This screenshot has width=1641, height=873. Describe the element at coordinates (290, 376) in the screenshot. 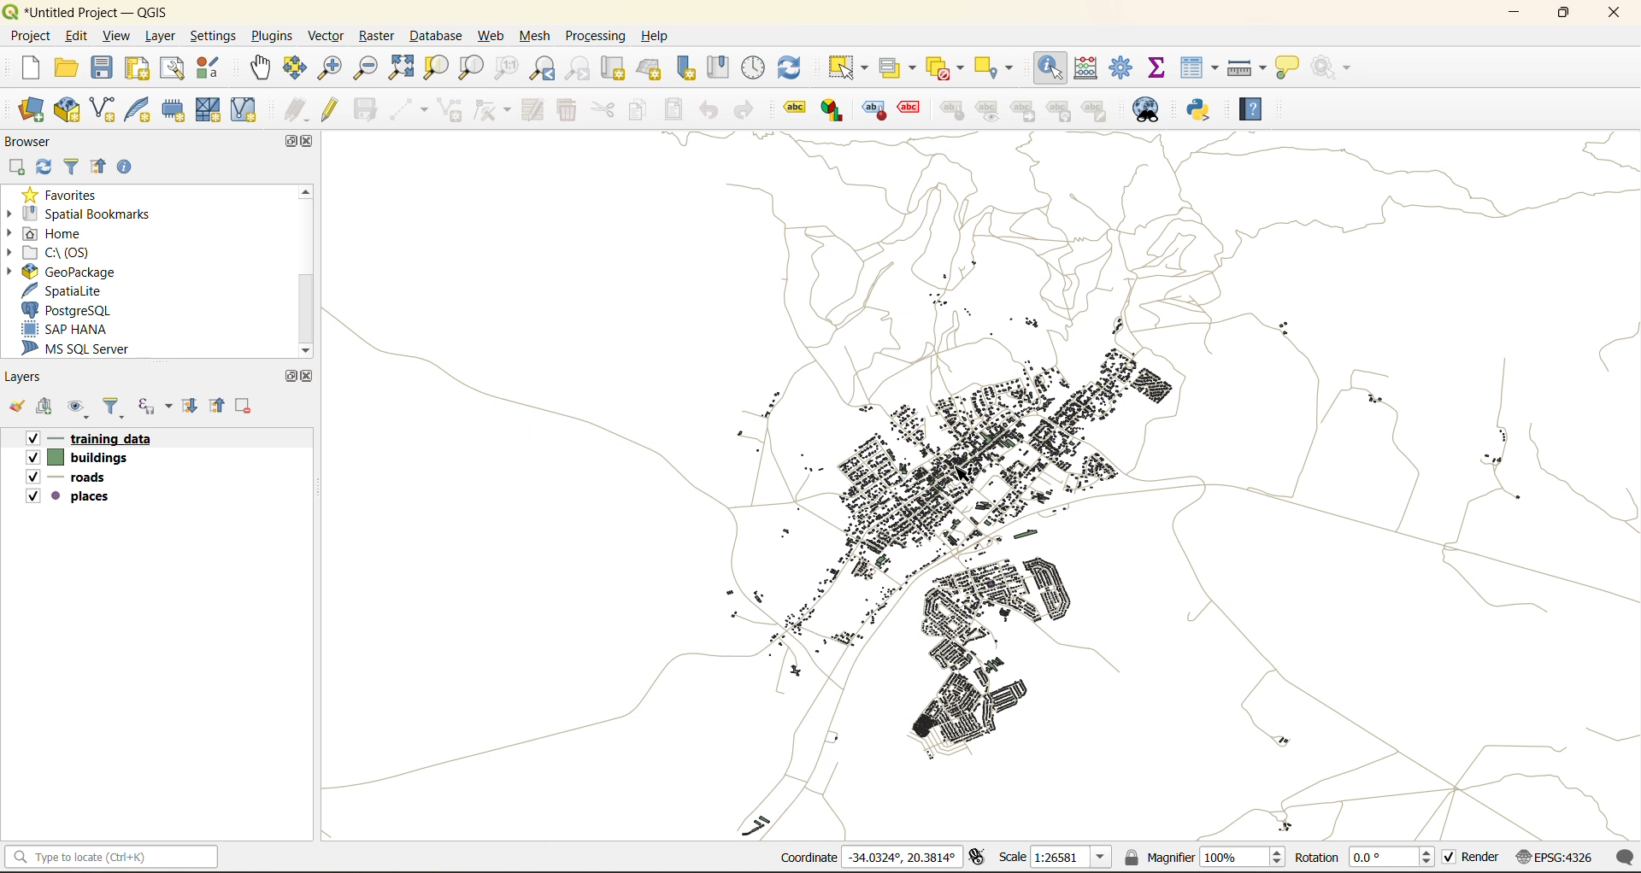

I see `maximize` at that location.